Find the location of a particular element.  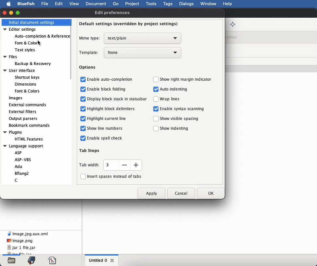

plugins  is located at coordinates (25, 136).